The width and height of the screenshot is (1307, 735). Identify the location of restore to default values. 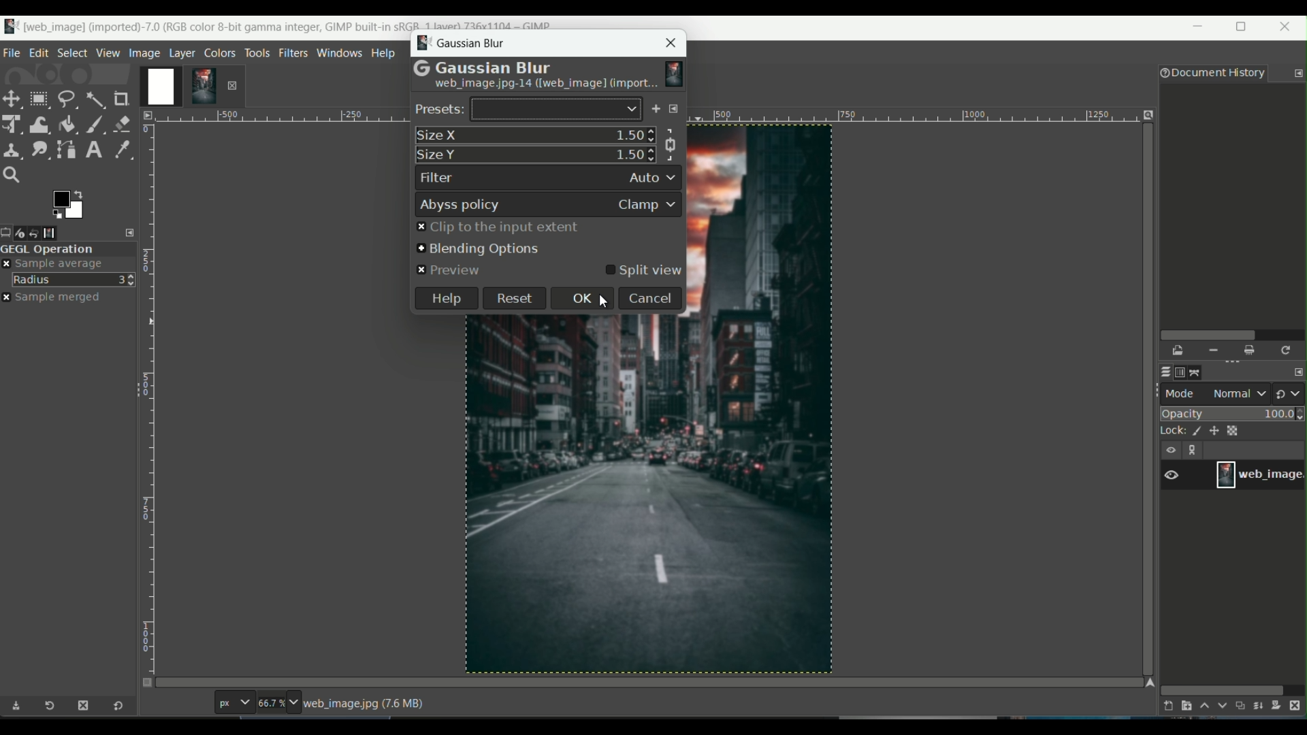
(115, 707).